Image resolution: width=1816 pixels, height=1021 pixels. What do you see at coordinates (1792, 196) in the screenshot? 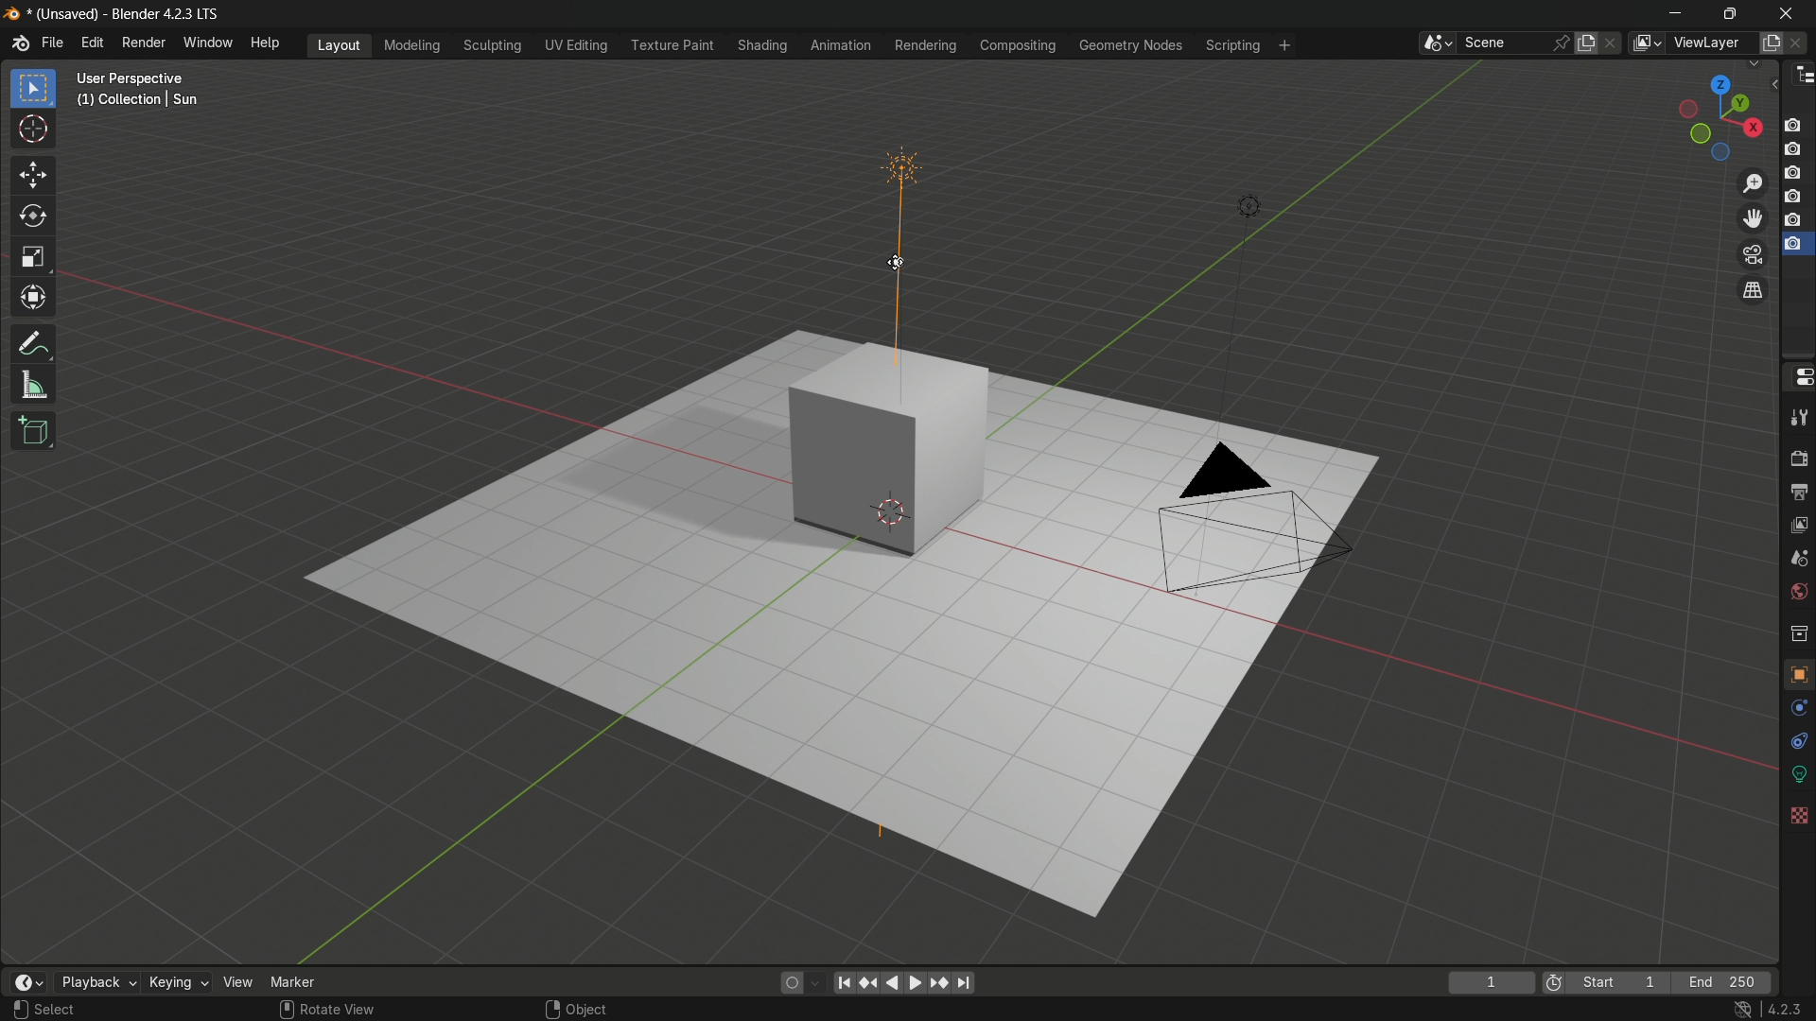
I see `layer 4` at bounding box center [1792, 196].